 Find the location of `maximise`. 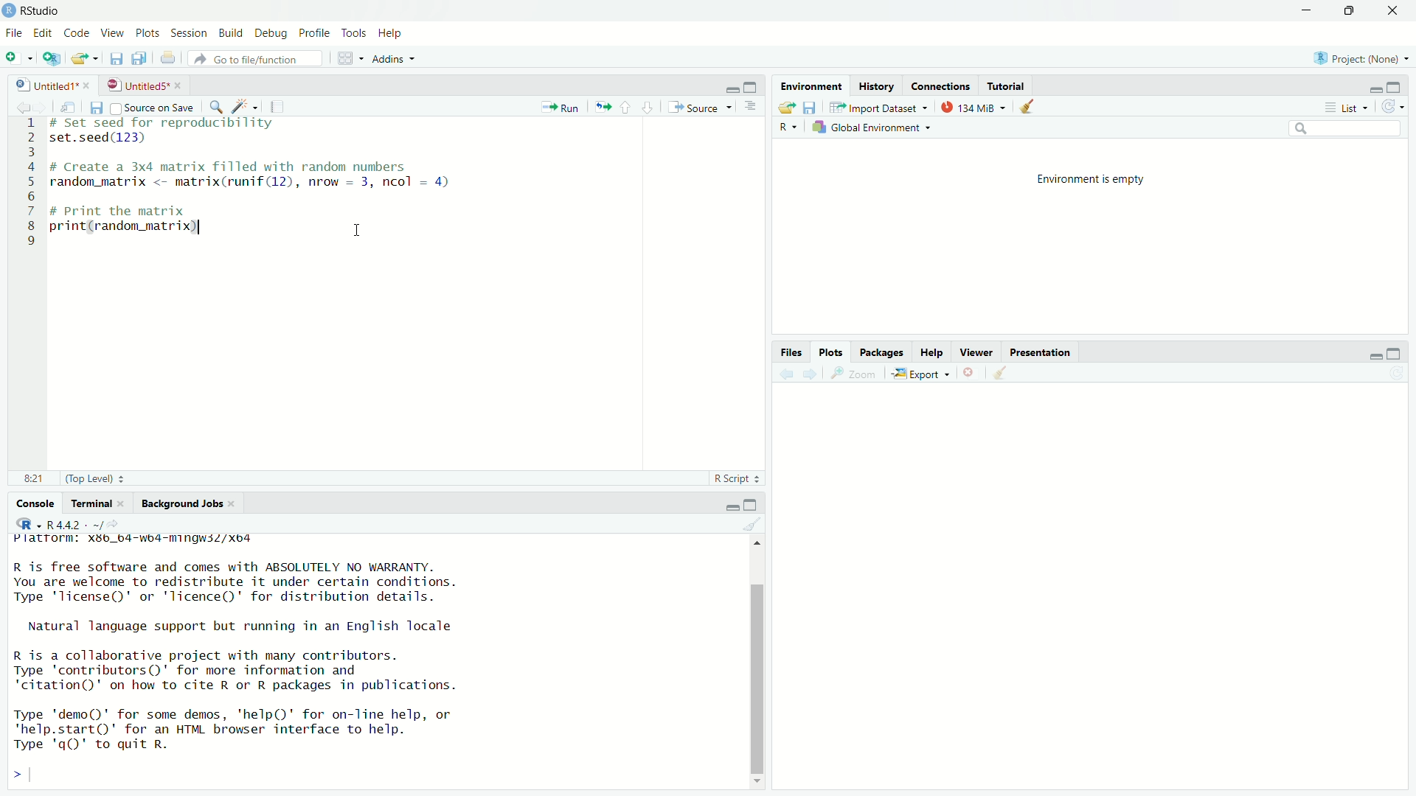

maximise is located at coordinates (1399, 354).